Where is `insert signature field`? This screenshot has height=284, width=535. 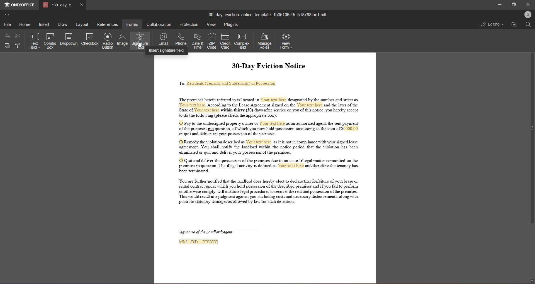
insert signature field is located at coordinates (167, 50).